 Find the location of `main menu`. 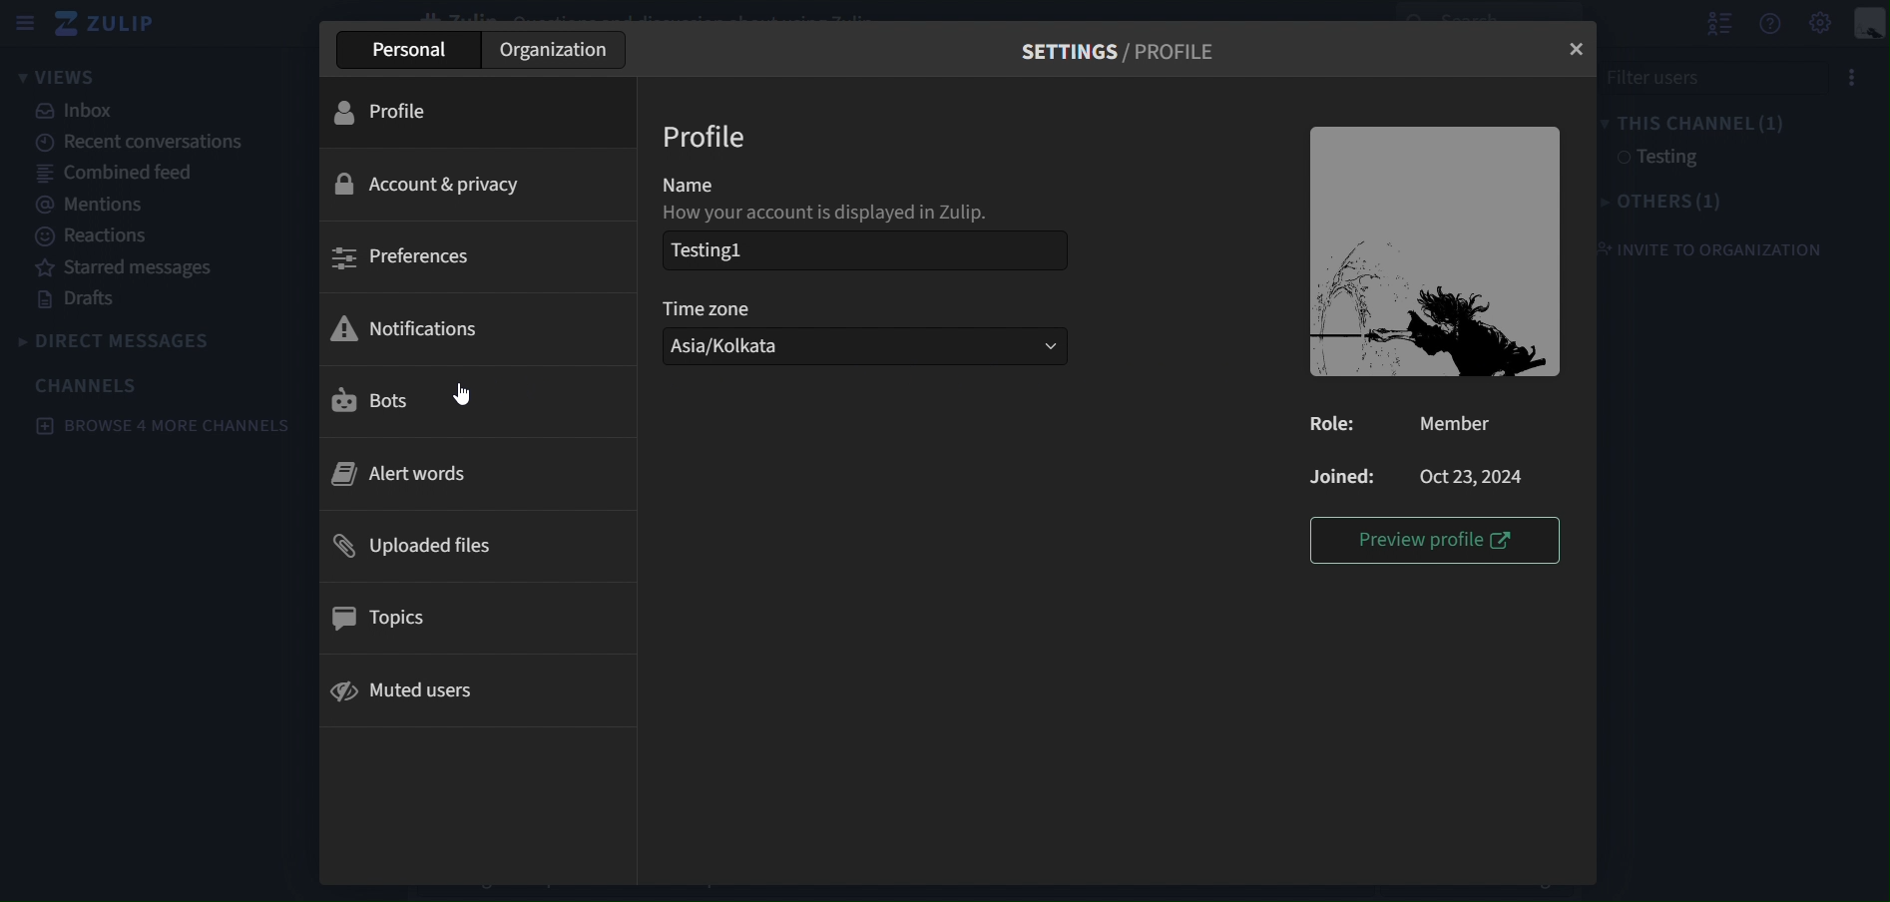

main menu is located at coordinates (1819, 23).